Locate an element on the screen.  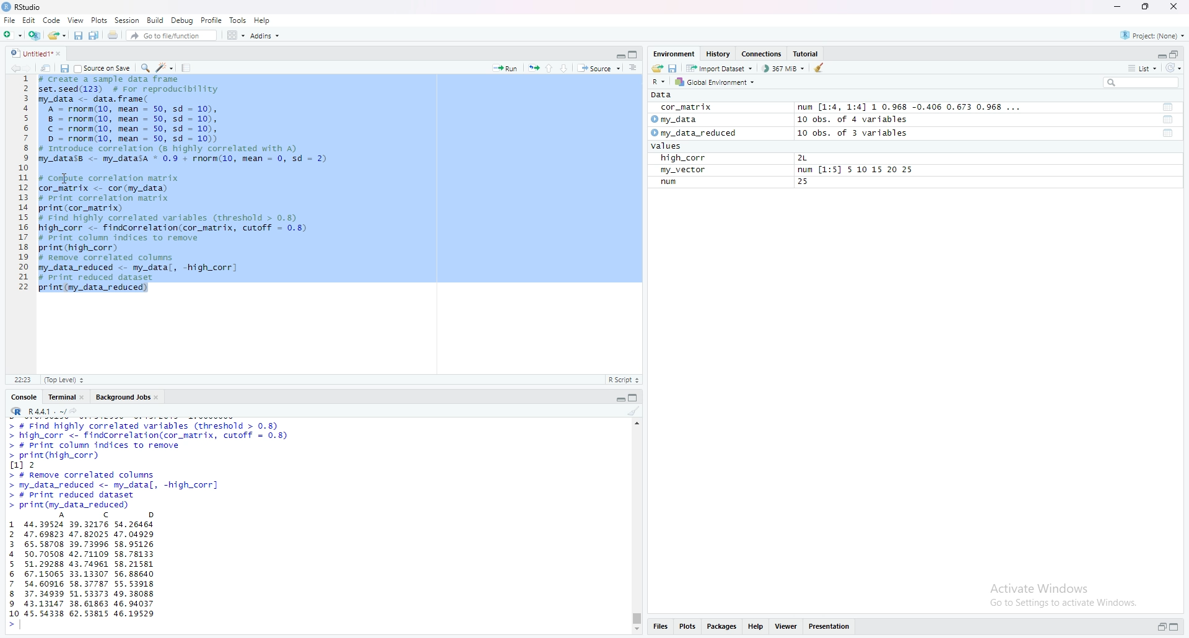
[1] 2 is located at coordinates (24, 465).